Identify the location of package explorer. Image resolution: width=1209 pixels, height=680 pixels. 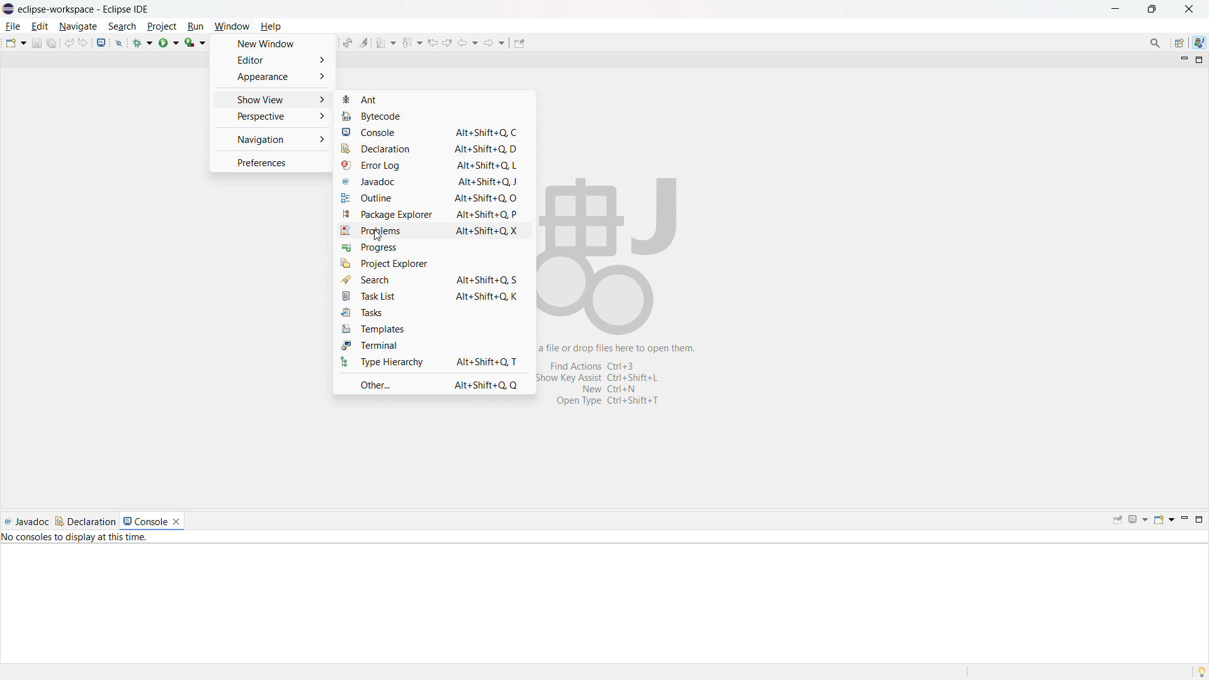
(433, 214).